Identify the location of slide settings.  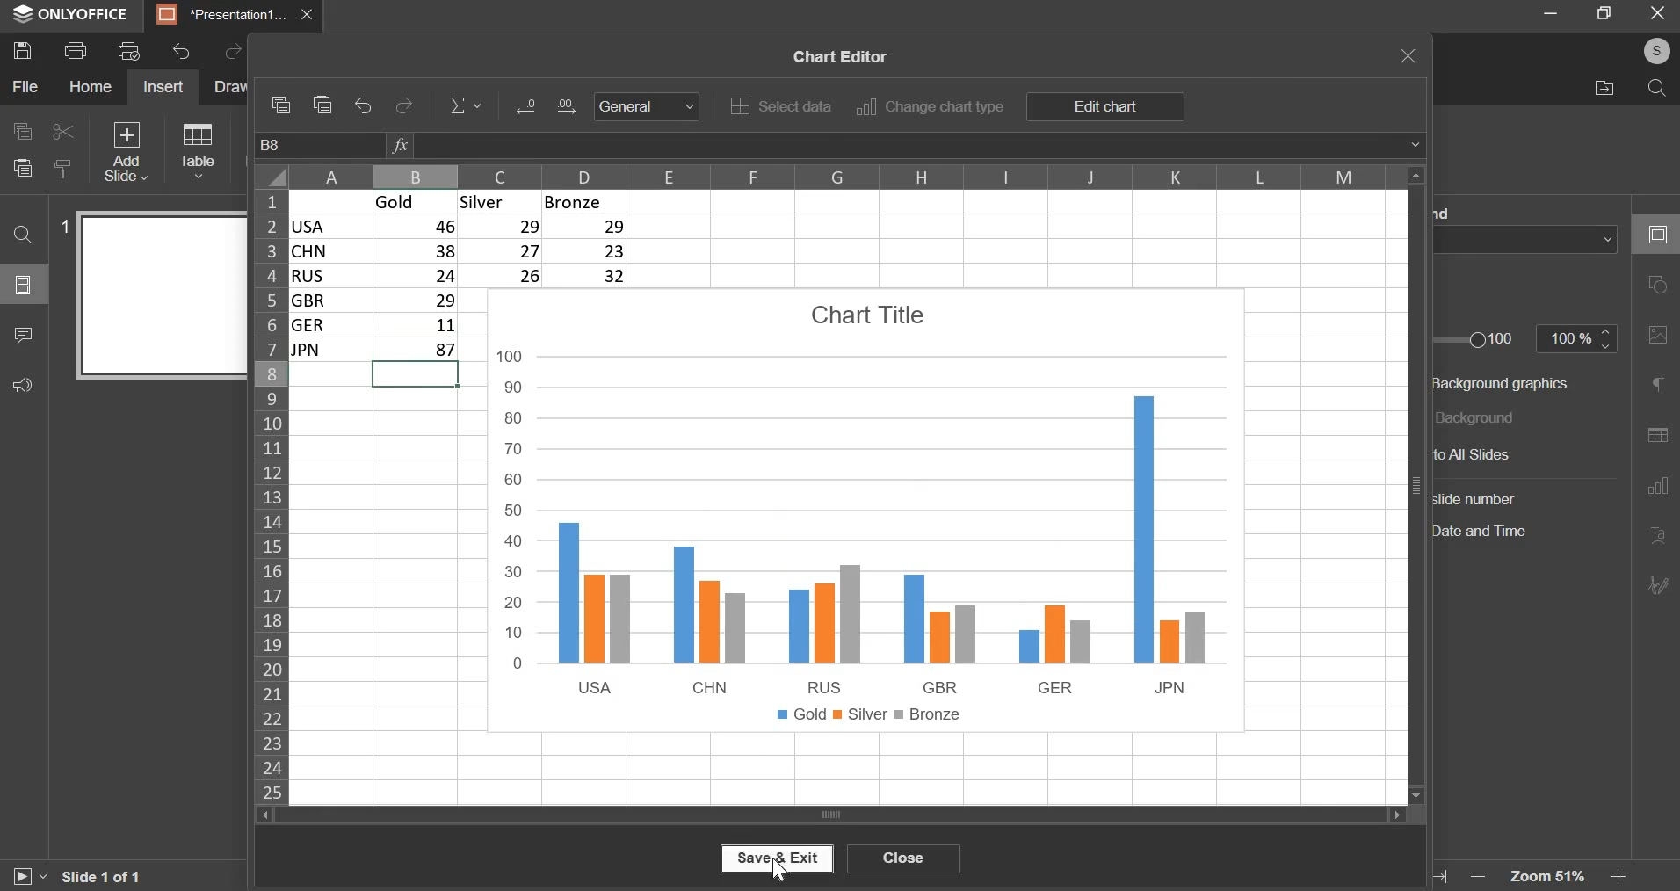
(1655, 231).